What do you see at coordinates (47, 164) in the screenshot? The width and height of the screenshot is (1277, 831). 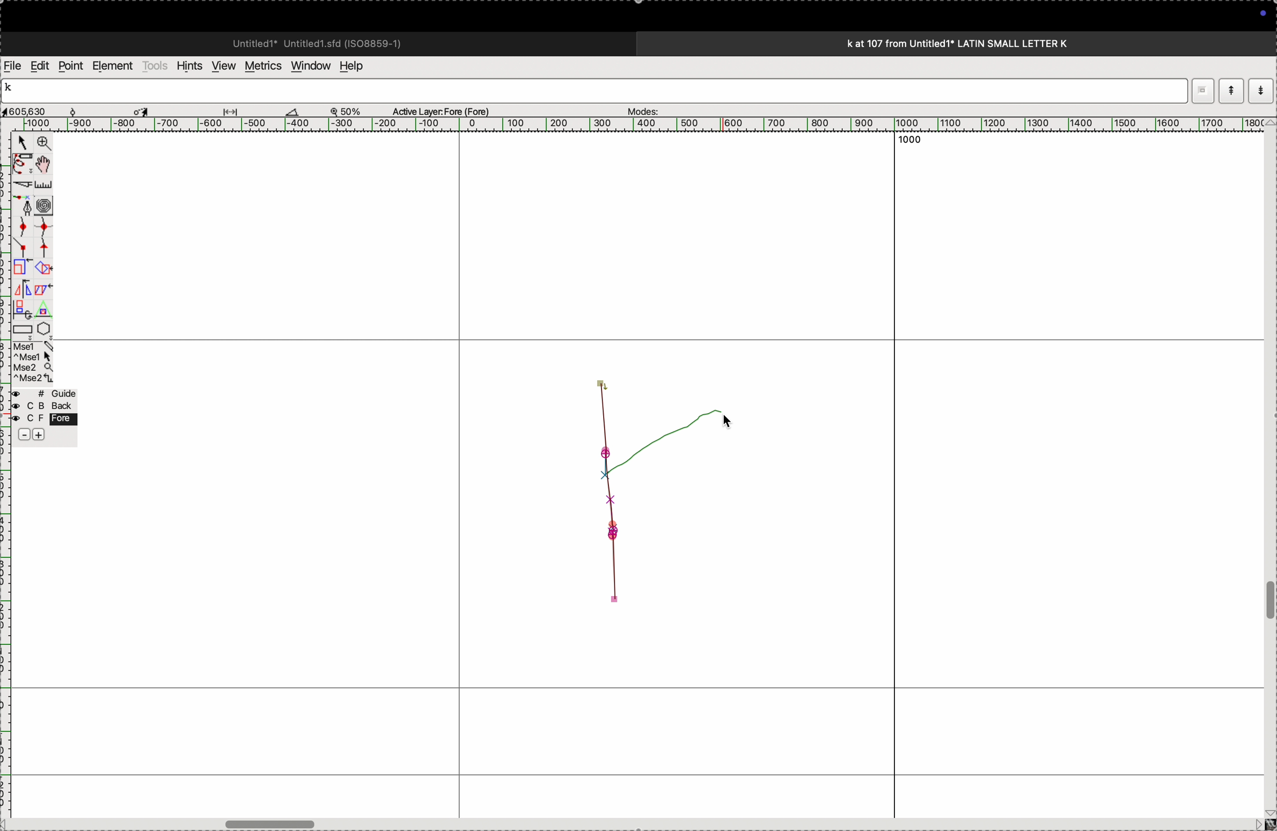 I see `toggle` at bounding box center [47, 164].